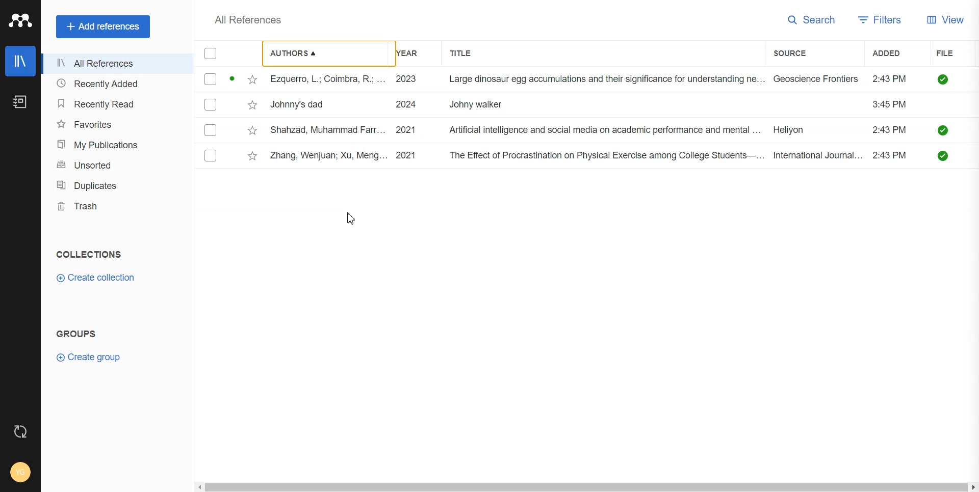  Describe the element at coordinates (472, 53) in the screenshot. I see `Title` at that location.